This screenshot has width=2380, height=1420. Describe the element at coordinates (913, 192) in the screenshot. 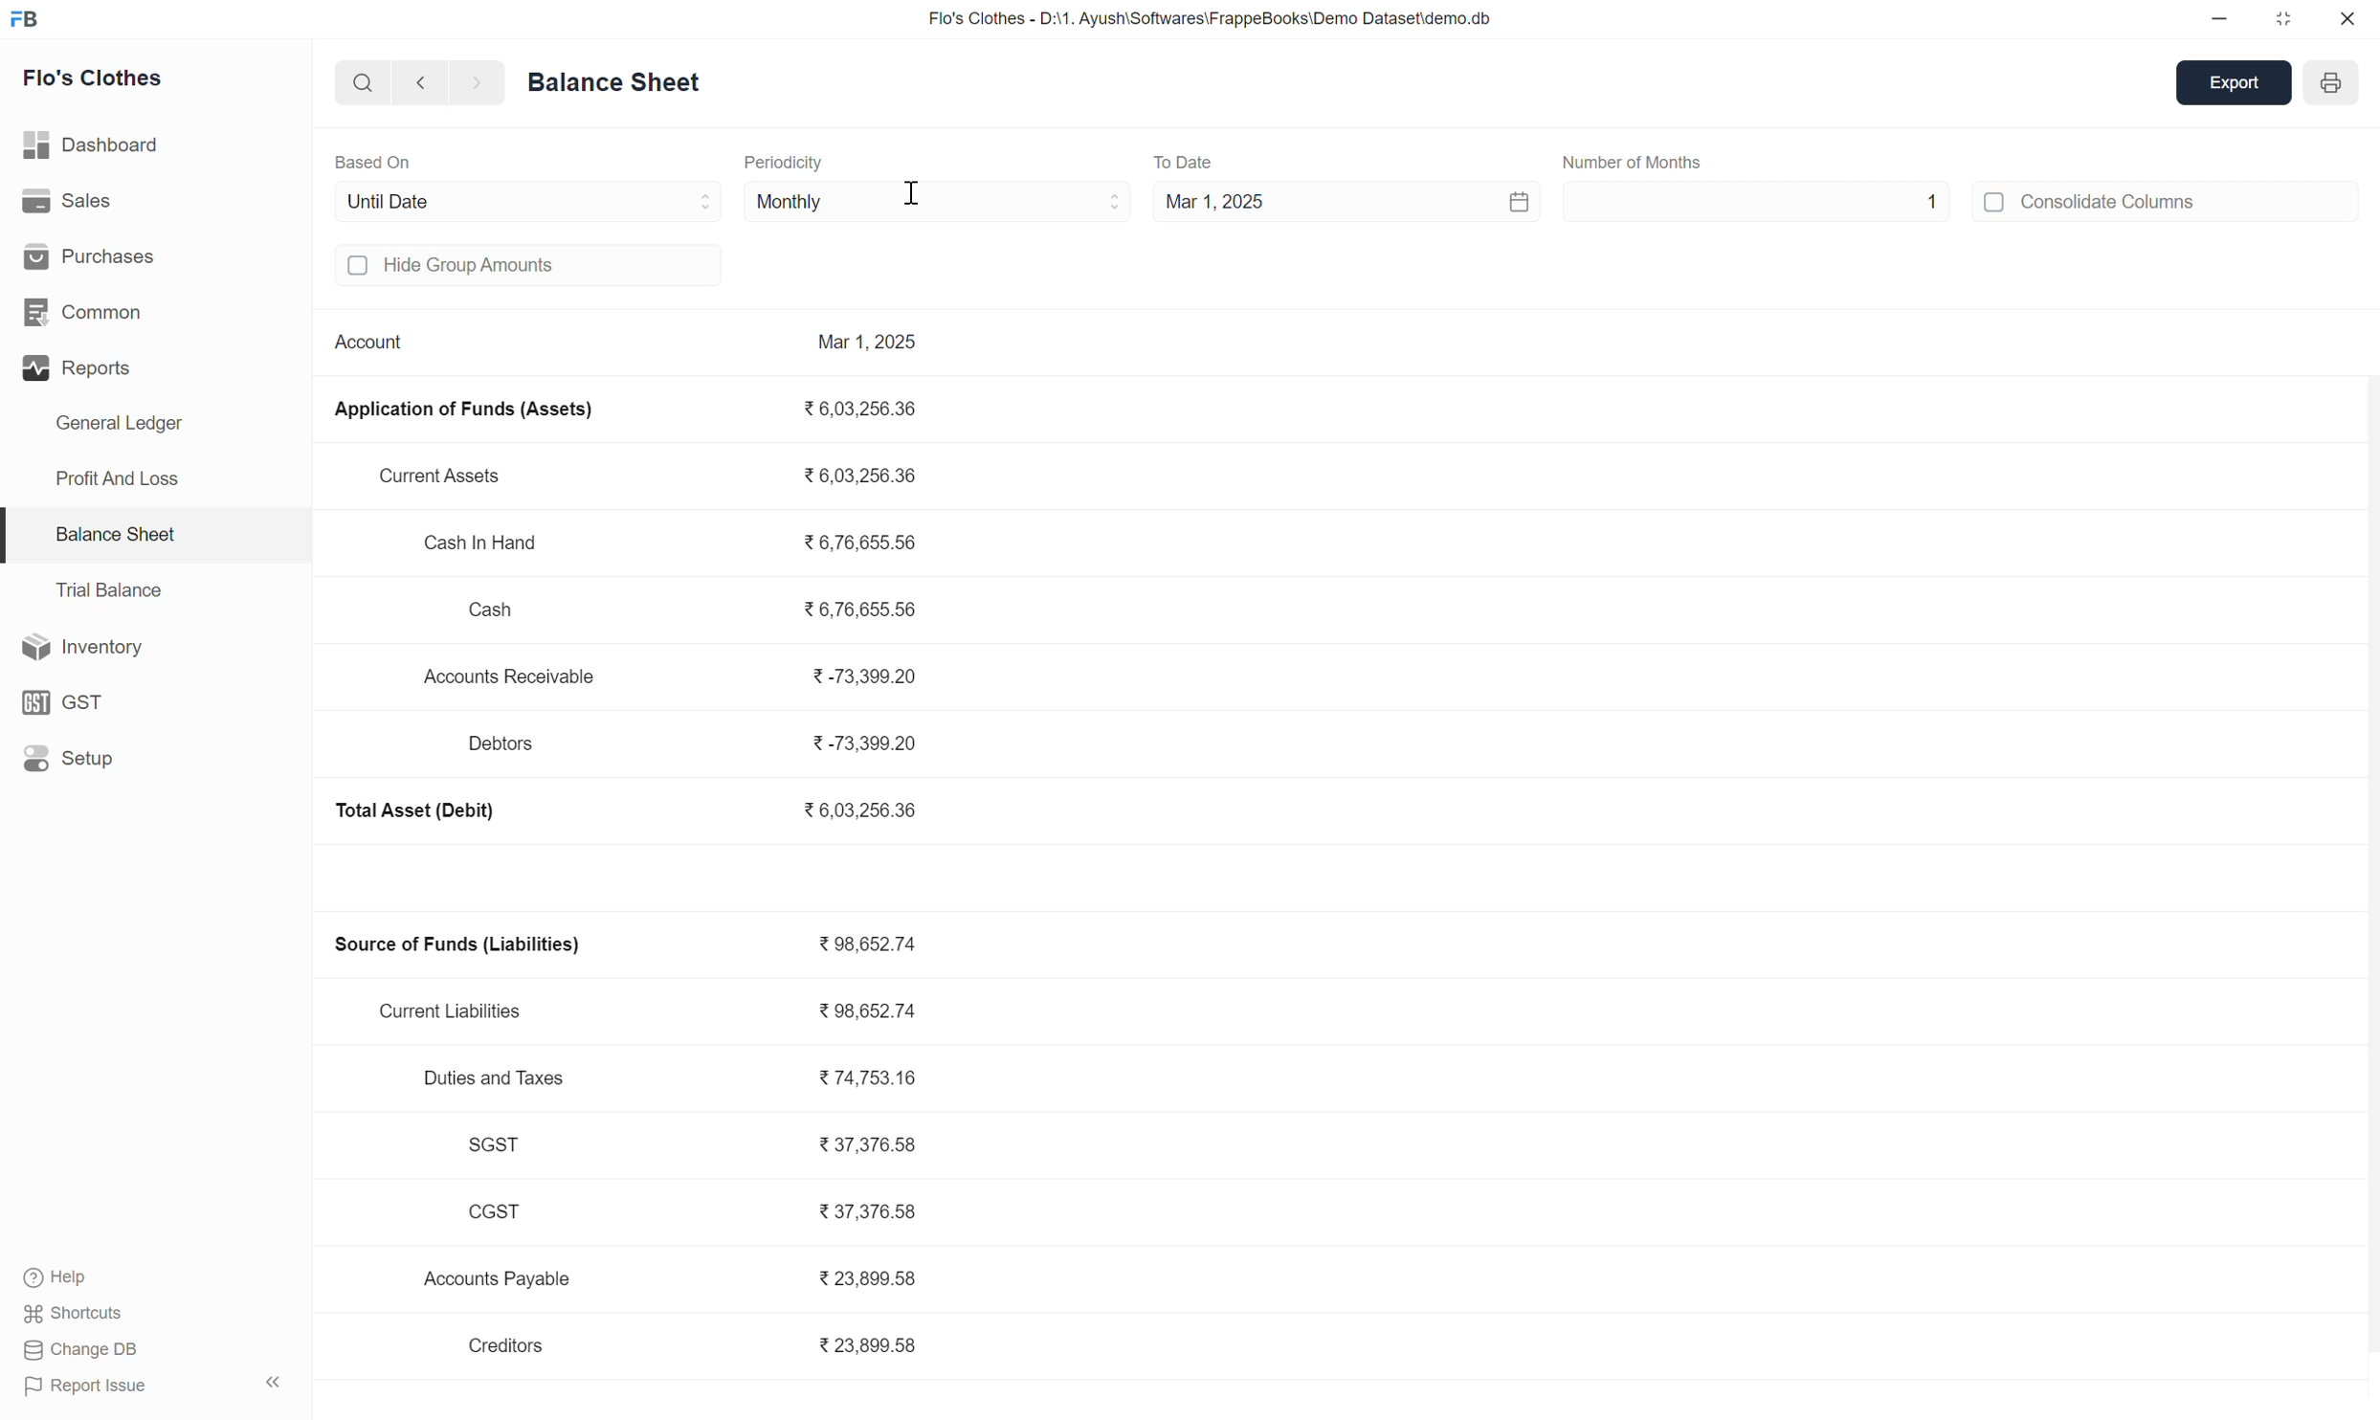

I see `cursor` at that location.